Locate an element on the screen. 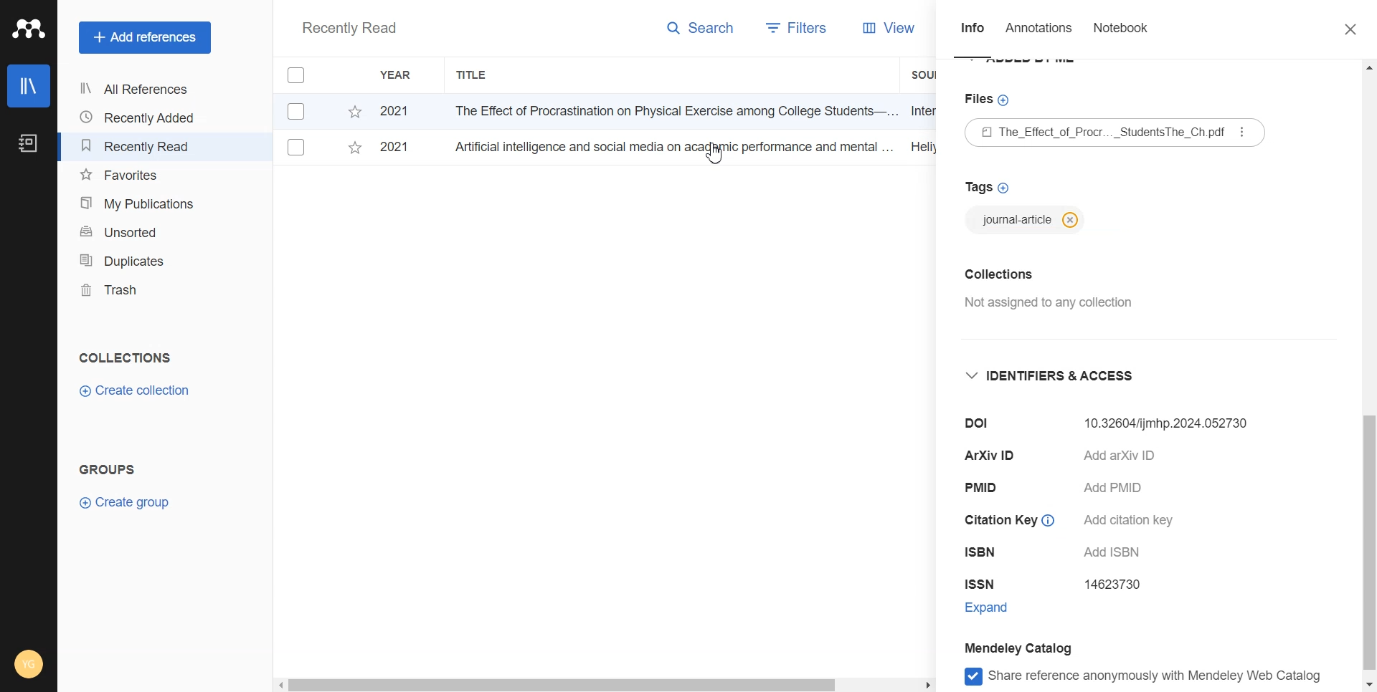 This screenshot has width=1377, height=692. Tags is located at coordinates (986, 183).